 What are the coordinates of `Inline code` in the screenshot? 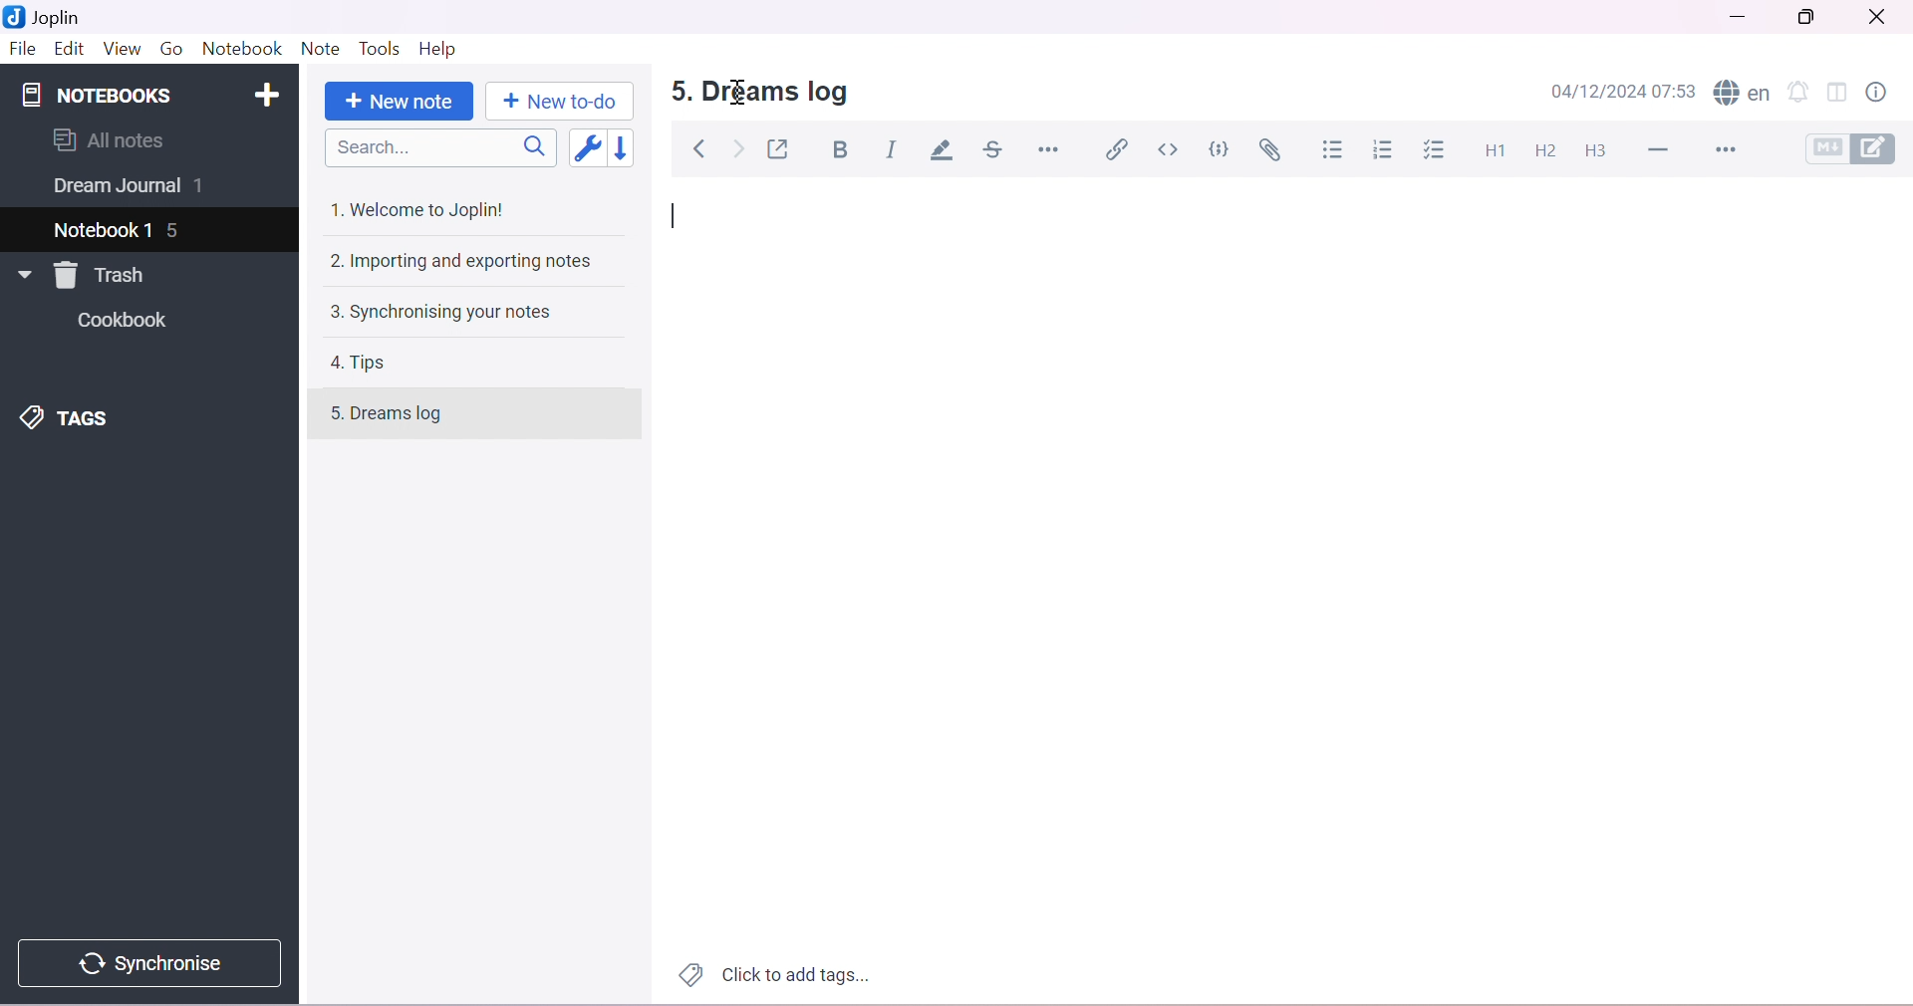 It's located at (1170, 149).